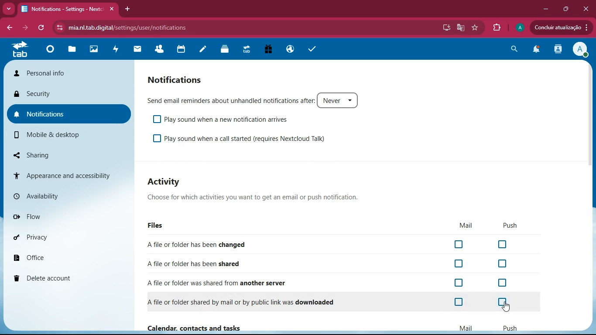 The width and height of the screenshot is (596, 335). I want to click on Afile or folder has been changed, so click(201, 244).